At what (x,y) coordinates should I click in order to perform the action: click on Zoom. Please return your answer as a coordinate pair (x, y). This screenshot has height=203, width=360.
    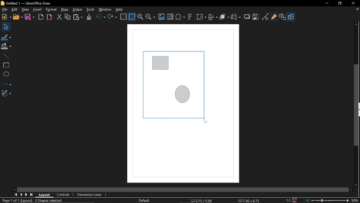
    Looking at the image, I should click on (151, 17).